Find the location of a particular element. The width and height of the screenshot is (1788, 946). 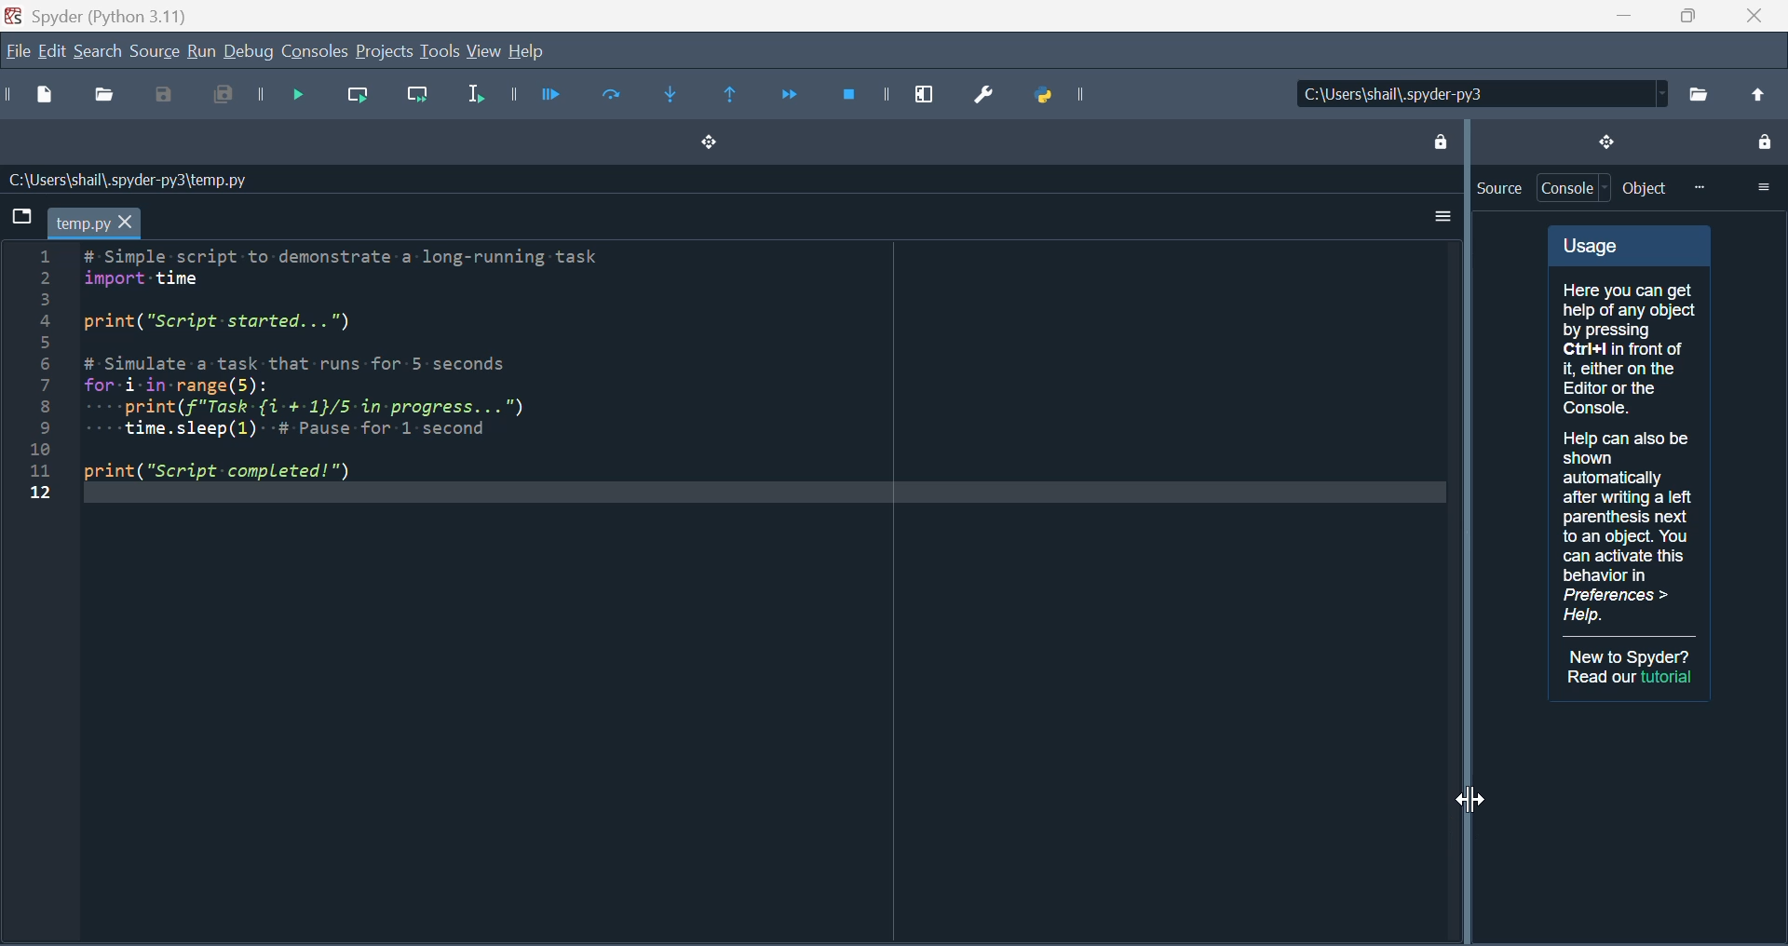

help is located at coordinates (526, 51).